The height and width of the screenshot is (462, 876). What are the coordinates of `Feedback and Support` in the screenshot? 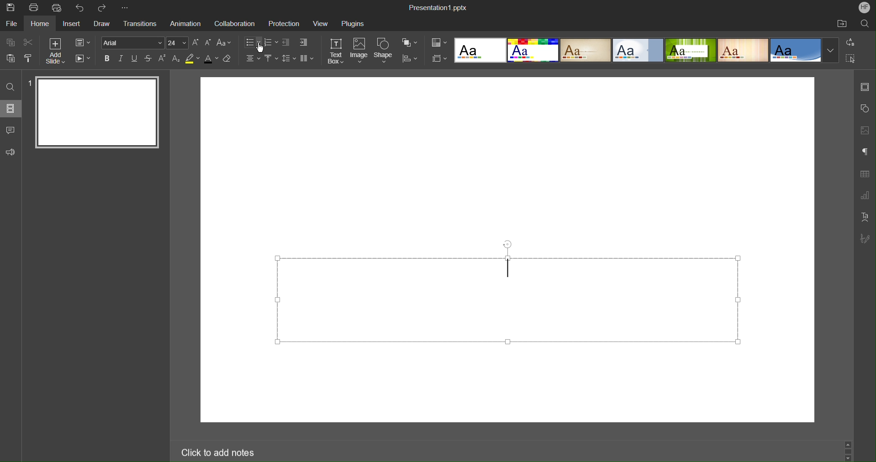 It's located at (10, 153).